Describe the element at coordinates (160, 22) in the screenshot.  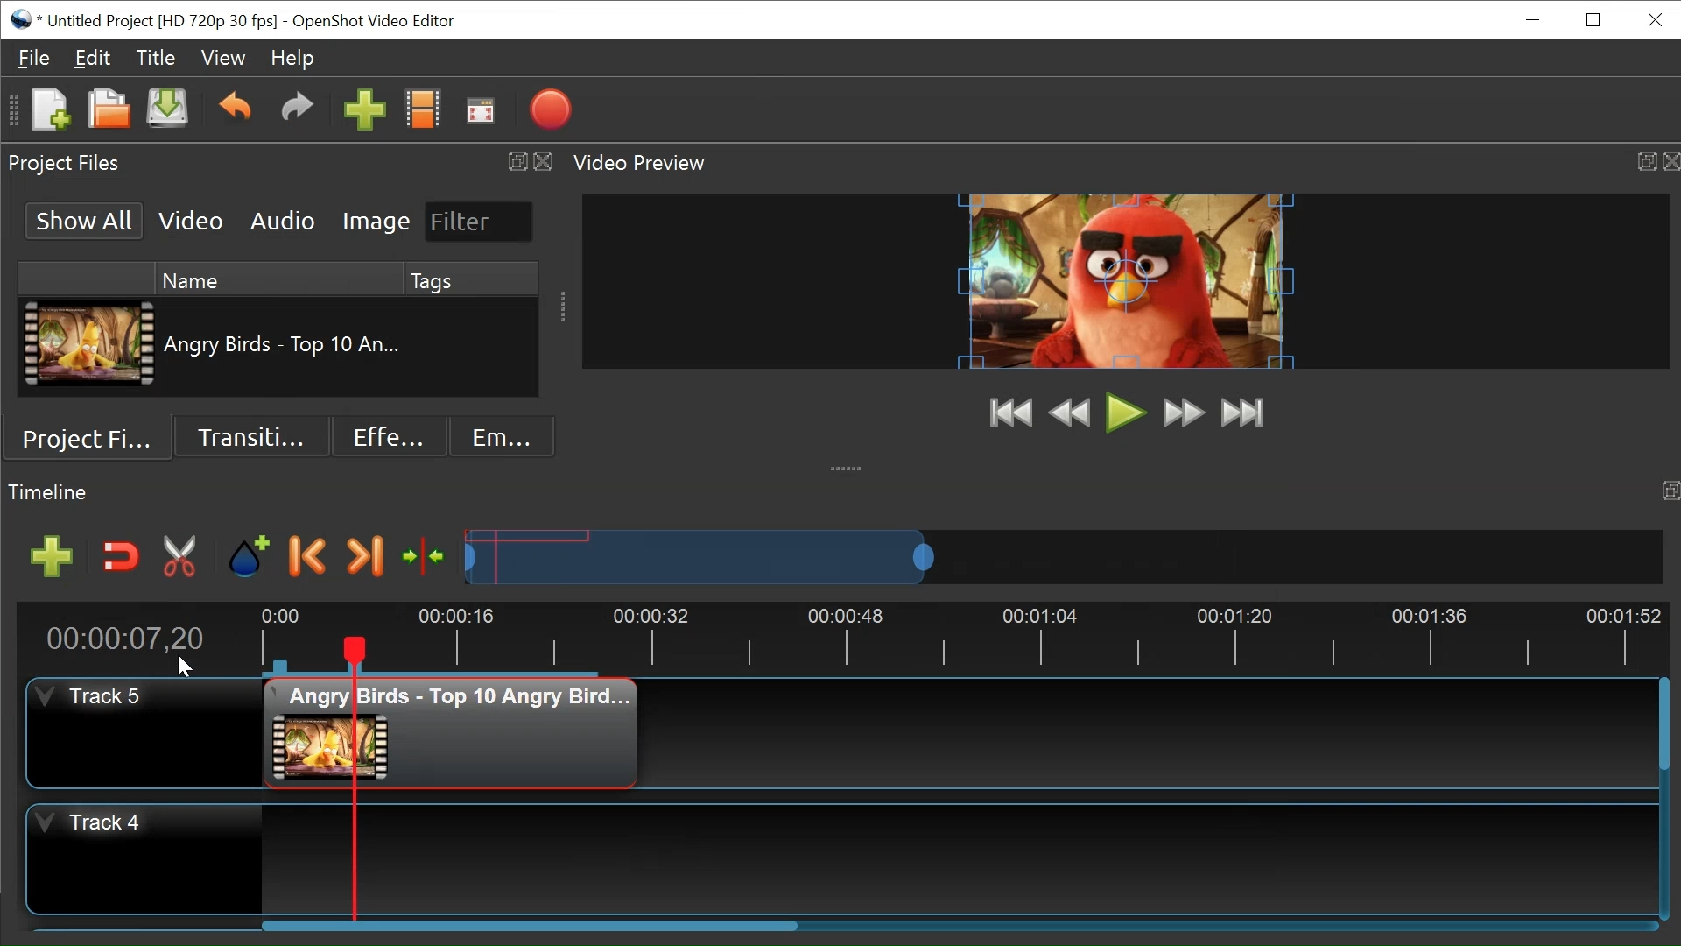
I see `Project Name` at that location.